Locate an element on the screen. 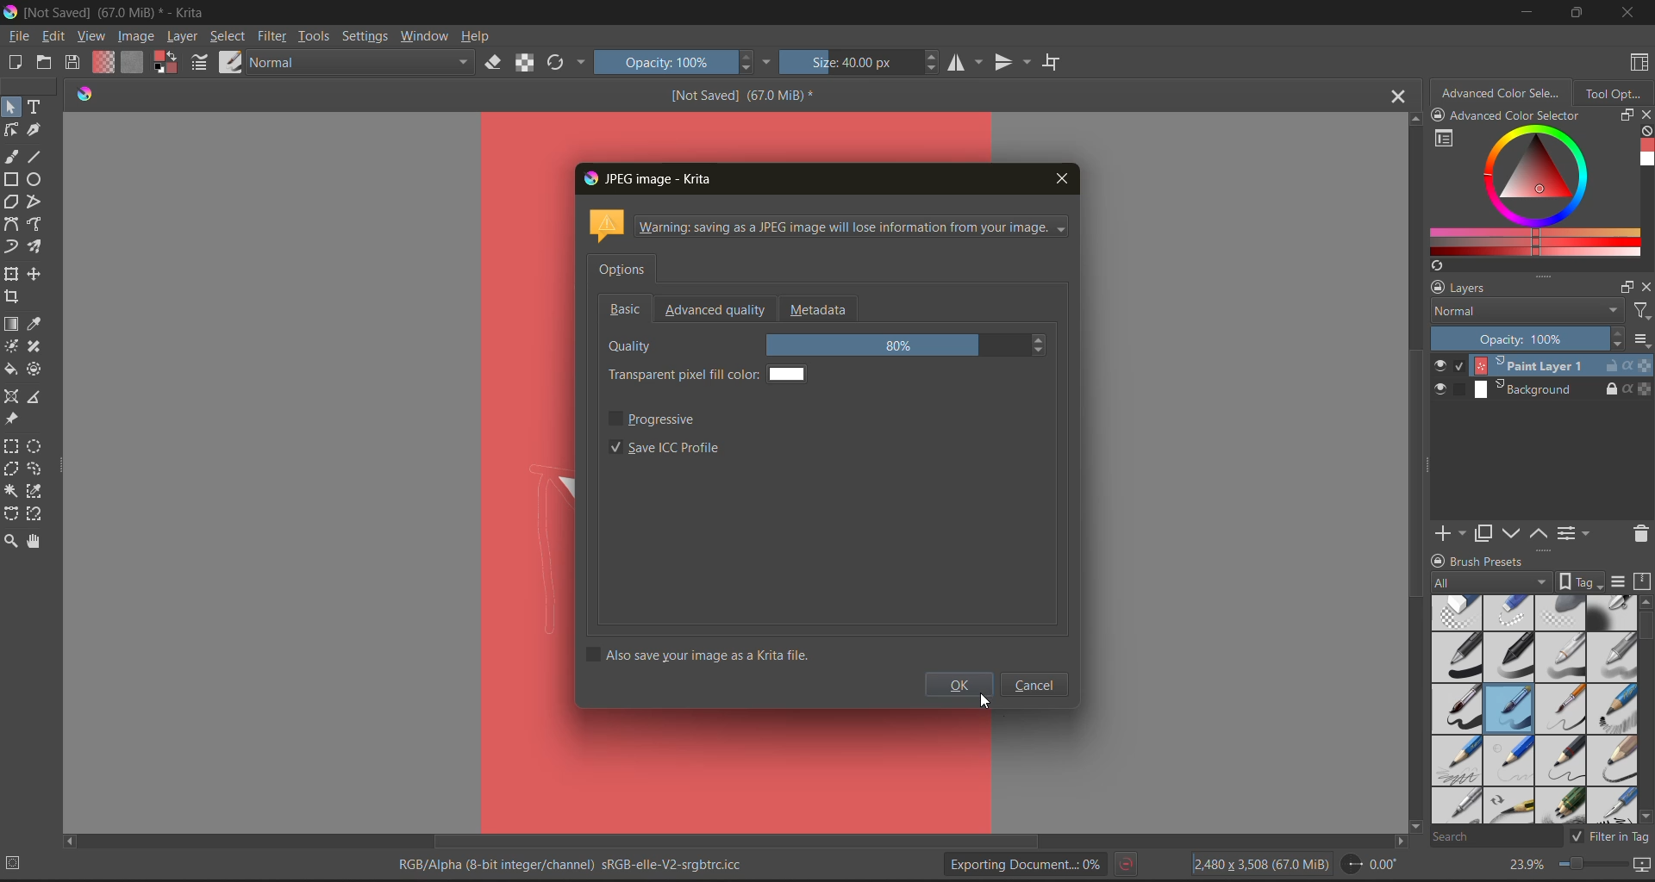  tools is located at coordinates (10, 322).